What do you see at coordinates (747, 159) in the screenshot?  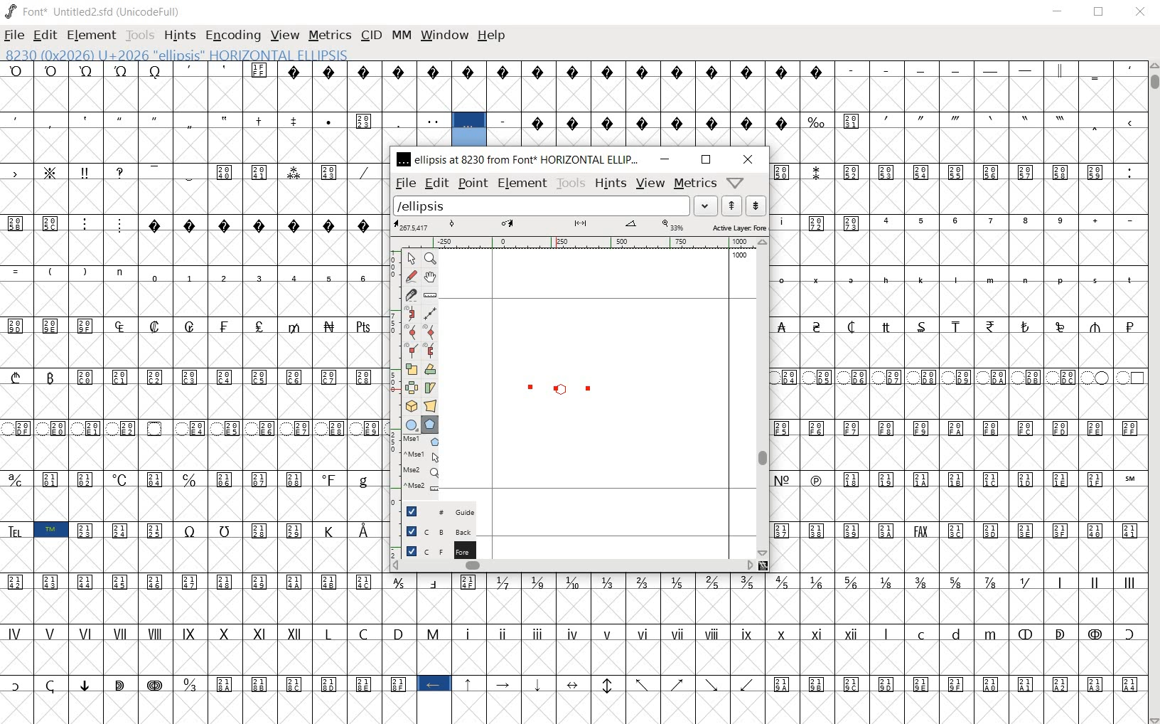 I see `close` at bounding box center [747, 159].